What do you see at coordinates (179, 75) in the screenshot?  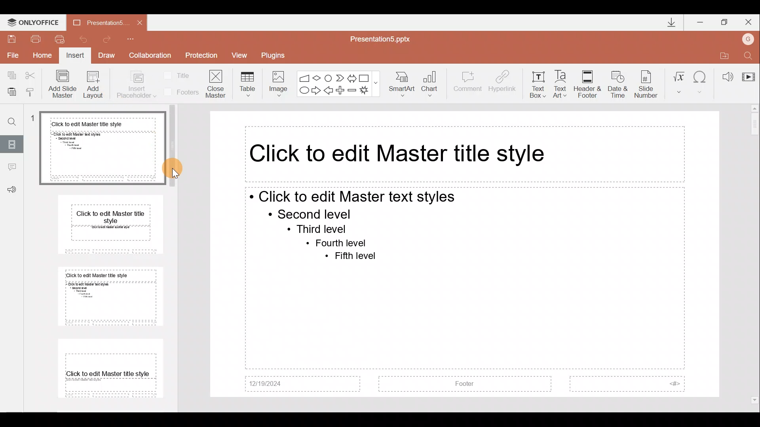 I see `Title` at bounding box center [179, 75].